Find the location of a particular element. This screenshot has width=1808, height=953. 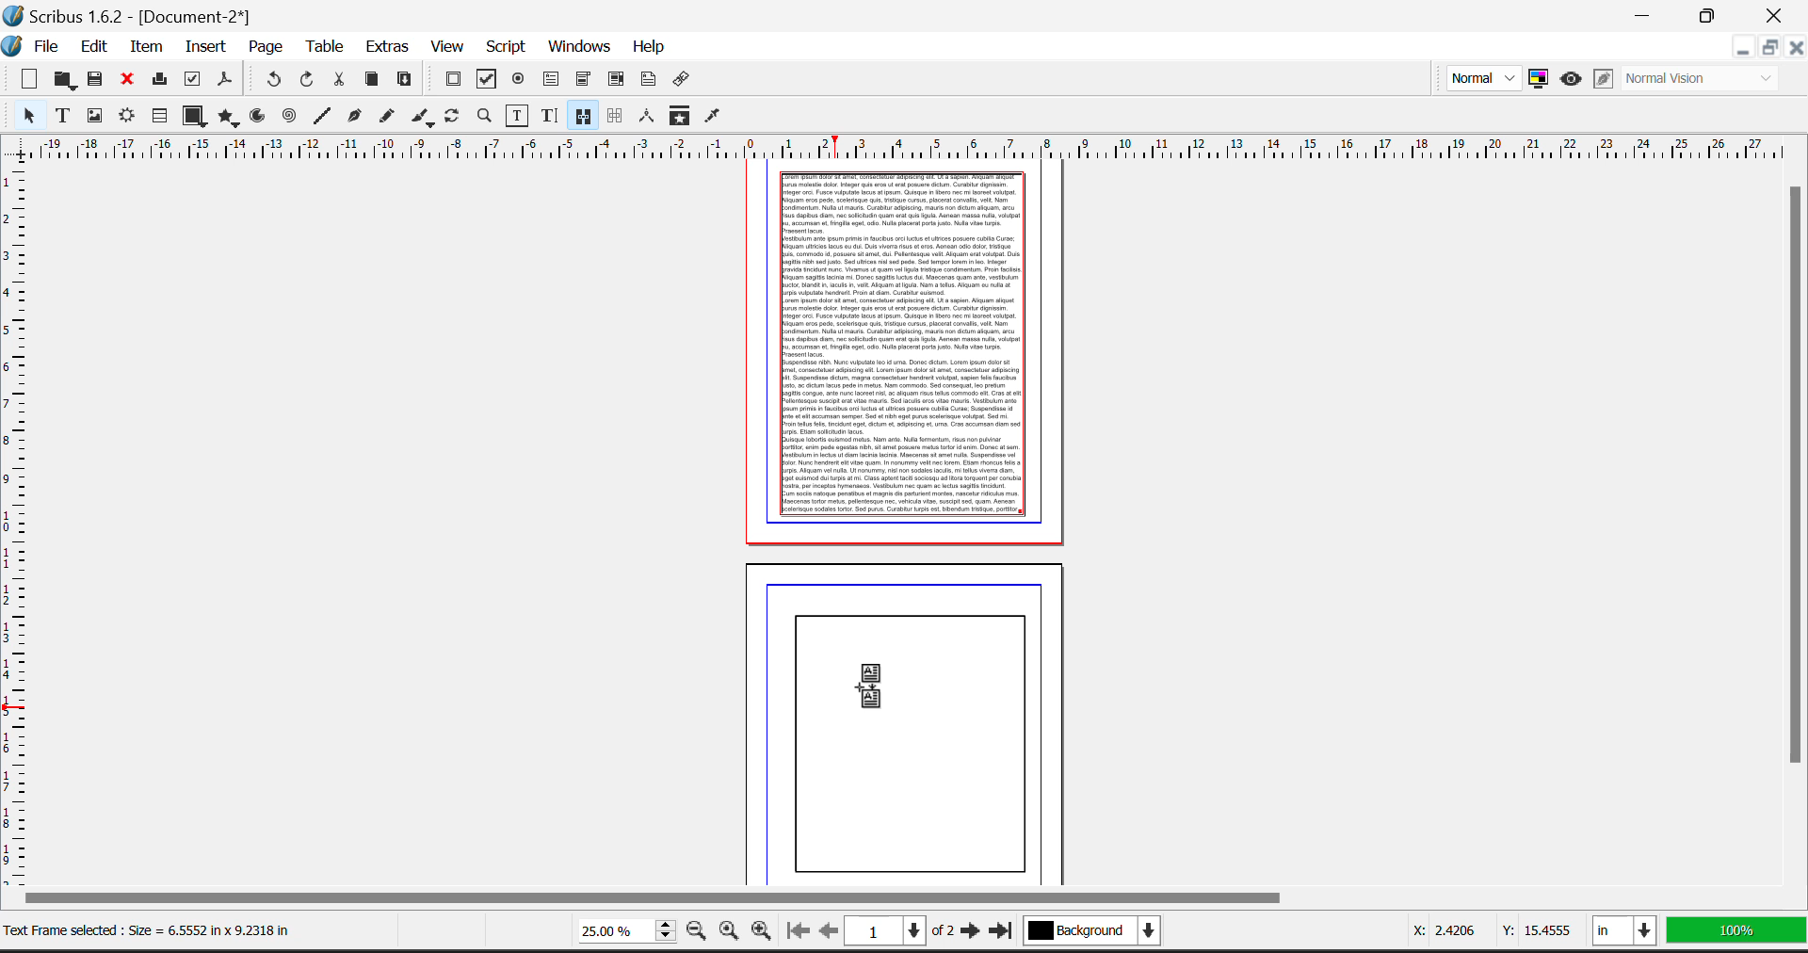

Bezier Curve is located at coordinates (352, 118).